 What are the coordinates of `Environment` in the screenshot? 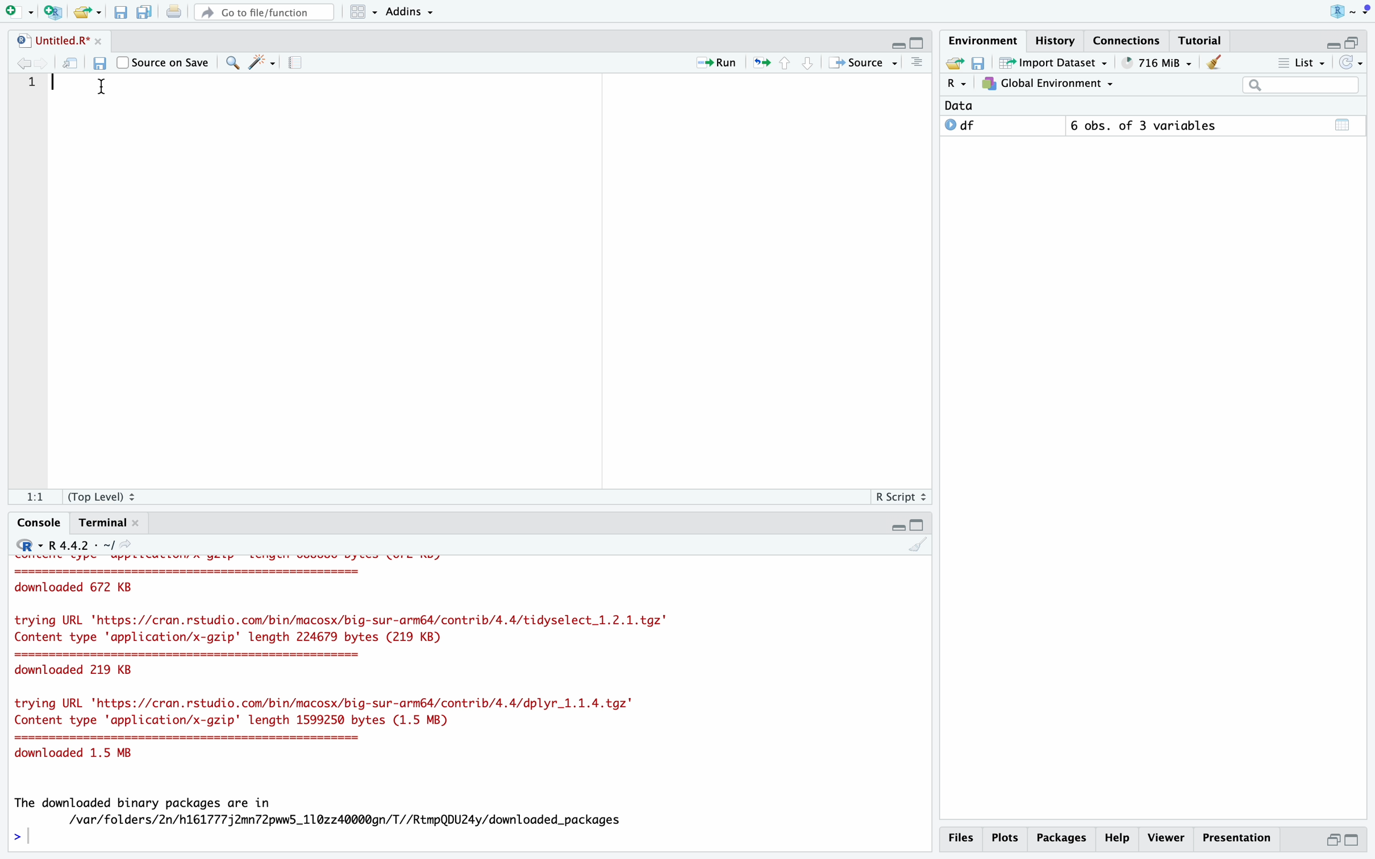 It's located at (983, 40).